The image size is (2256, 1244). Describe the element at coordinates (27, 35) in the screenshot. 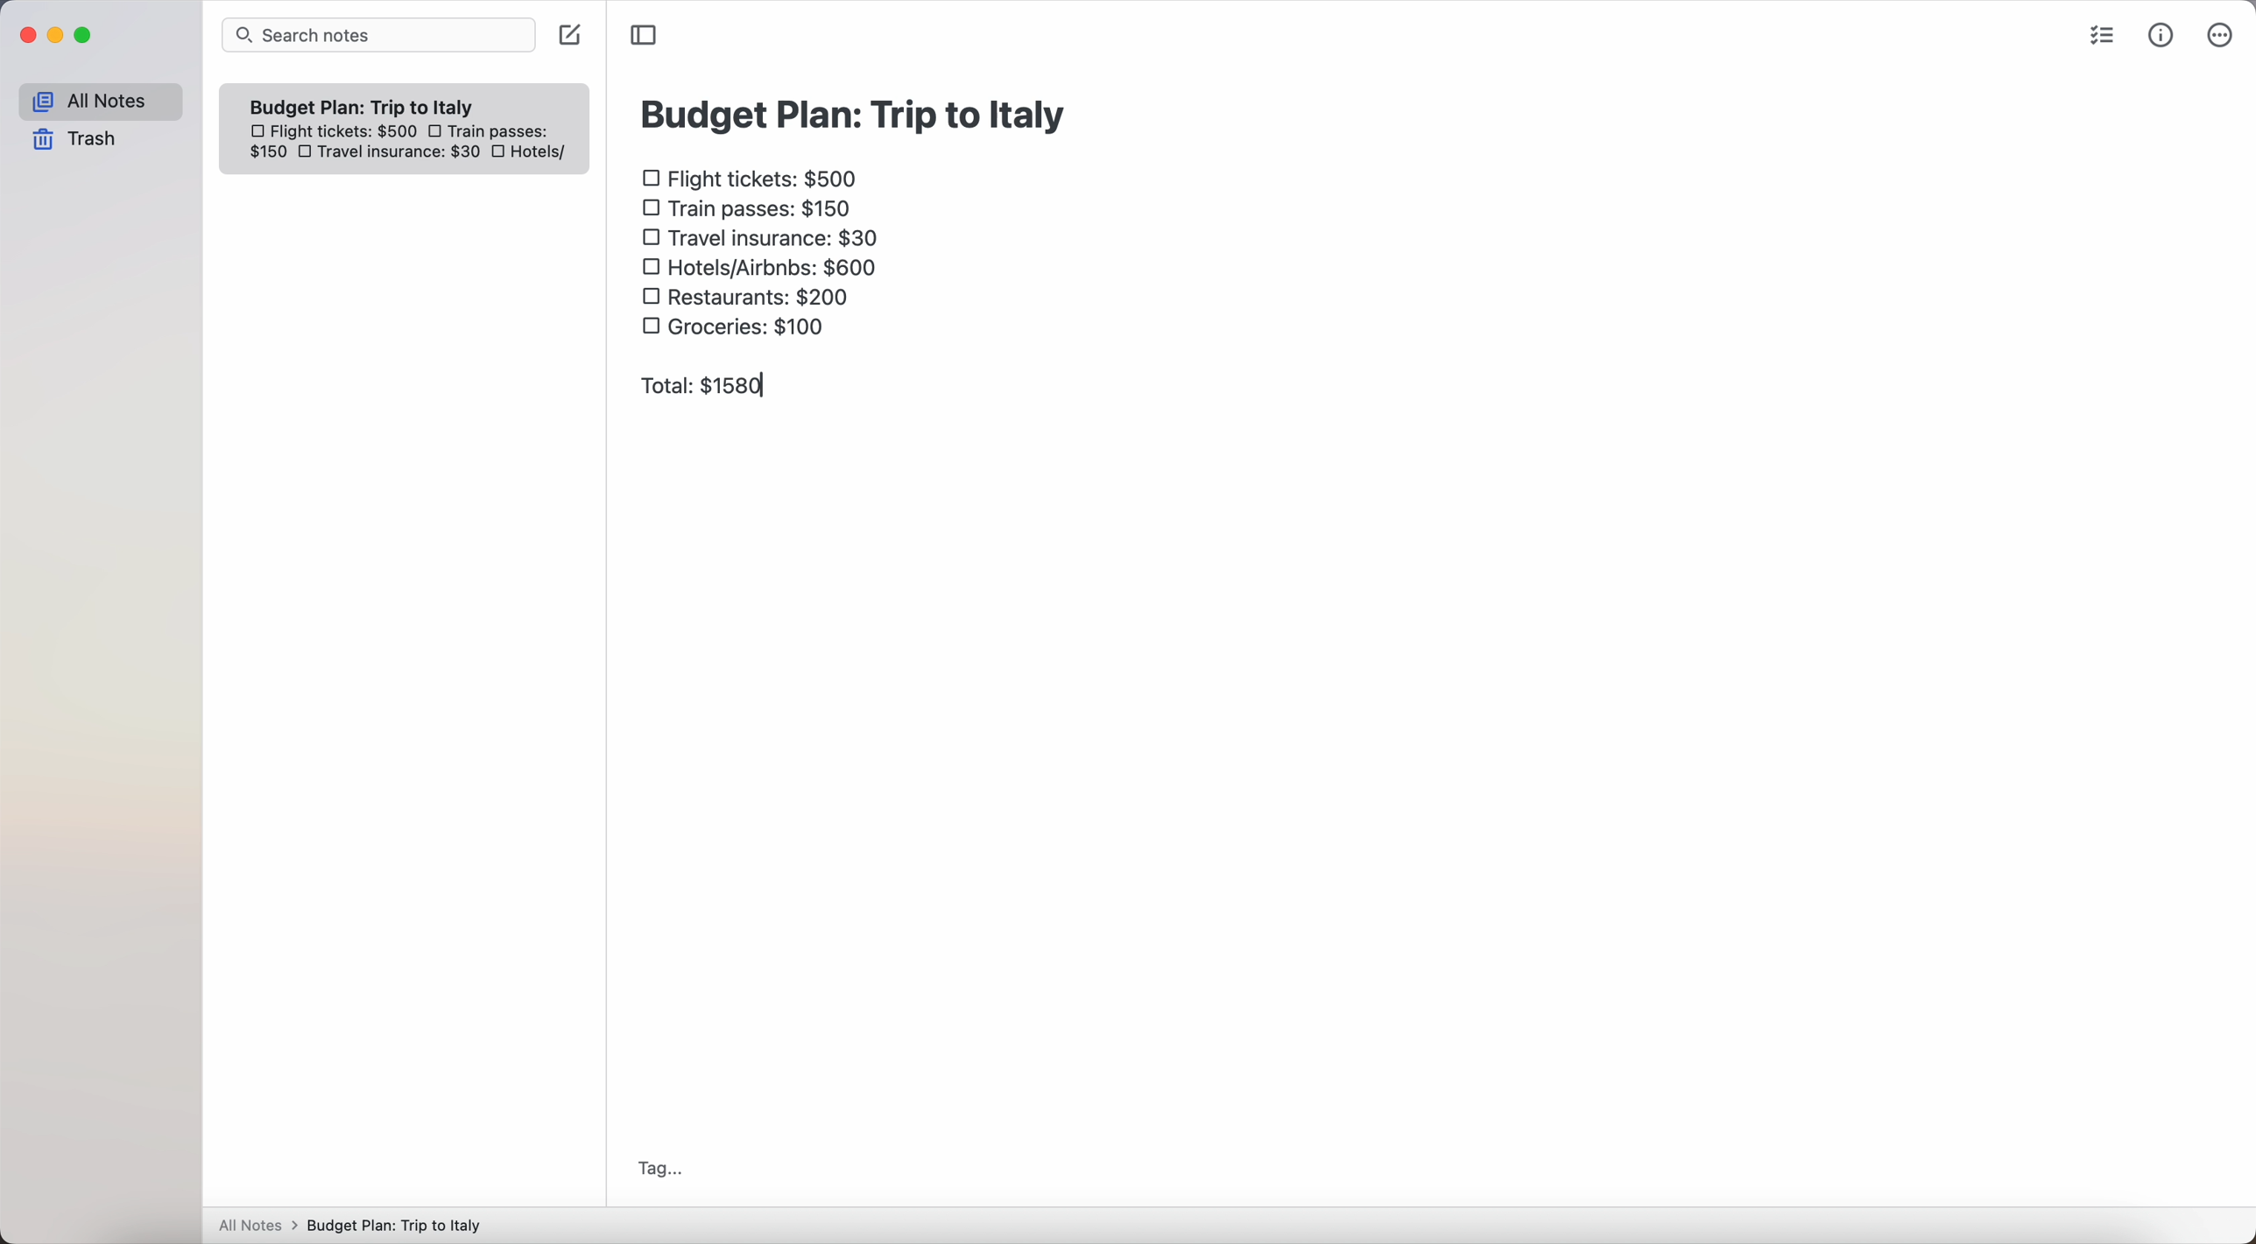

I see `close Simplenote` at that location.